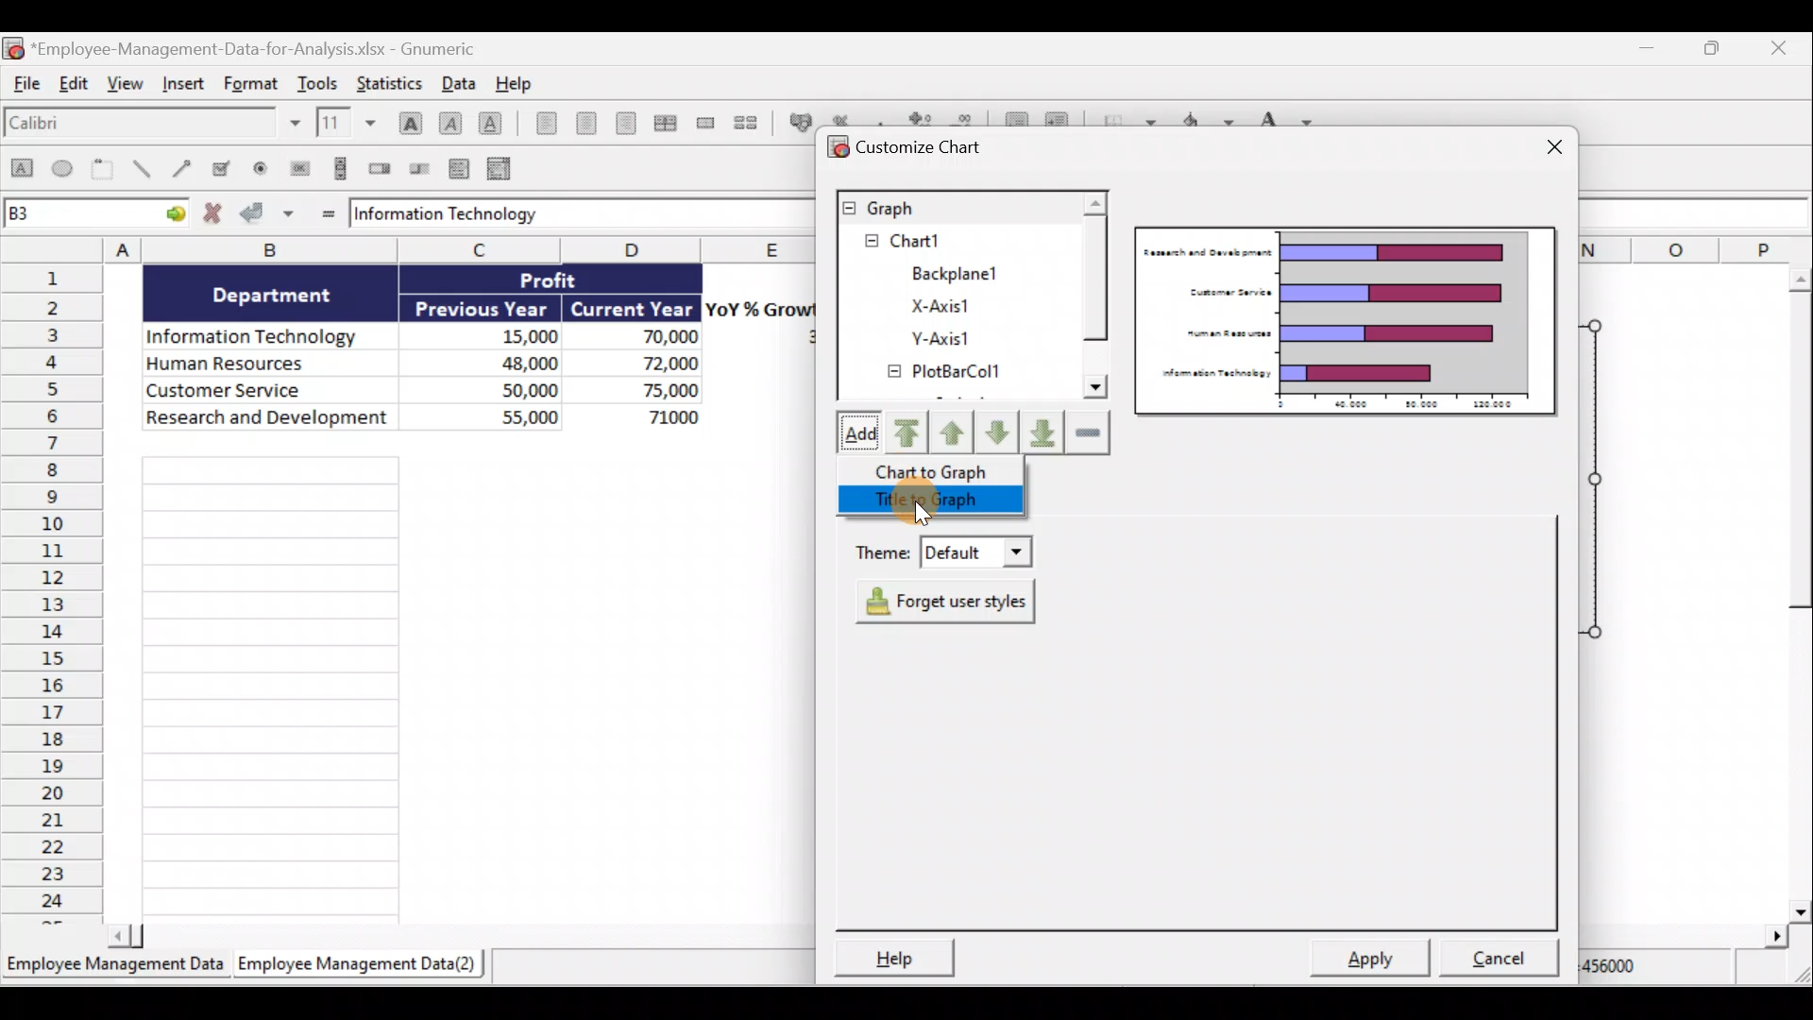  I want to click on Theme, so click(943, 554).